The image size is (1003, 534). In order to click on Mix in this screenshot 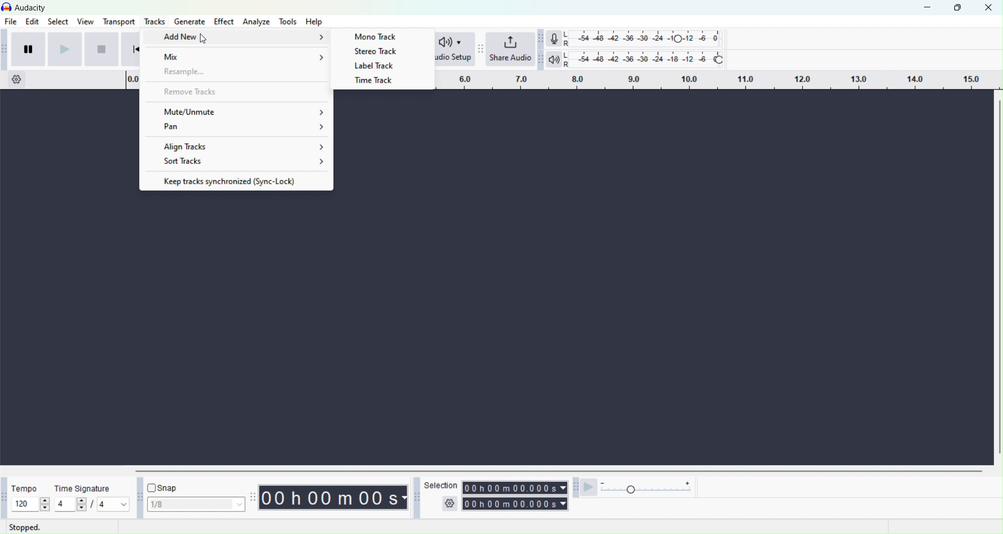, I will do `click(238, 54)`.